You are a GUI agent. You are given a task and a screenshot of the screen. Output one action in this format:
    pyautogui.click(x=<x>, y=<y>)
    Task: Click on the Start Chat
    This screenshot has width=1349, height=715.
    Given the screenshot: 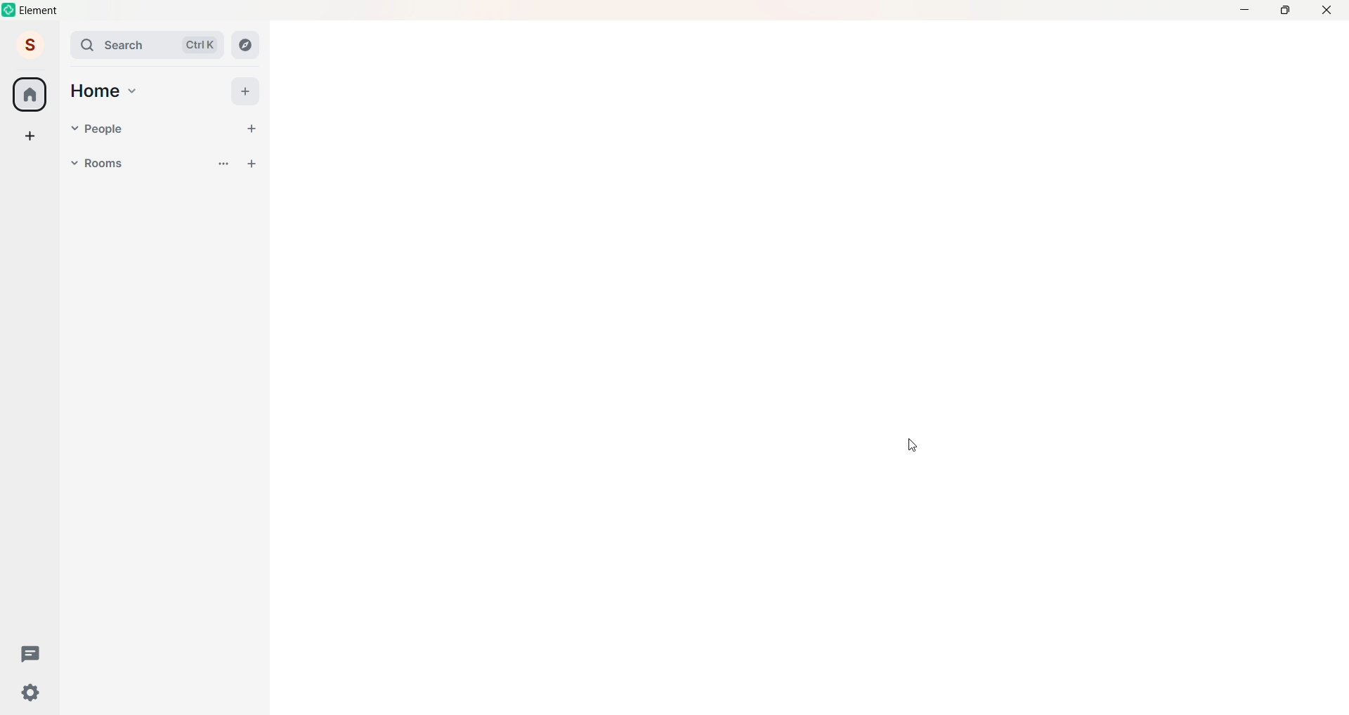 What is the action you would take?
    pyautogui.click(x=253, y=129)
    